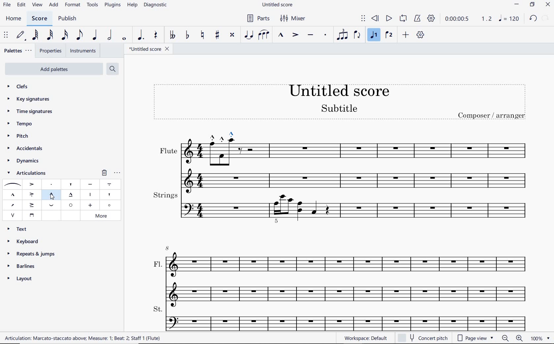  What do you see at coordinates (508, 18) in the screenshot?
I see `note` at bounding box center [508, 18].